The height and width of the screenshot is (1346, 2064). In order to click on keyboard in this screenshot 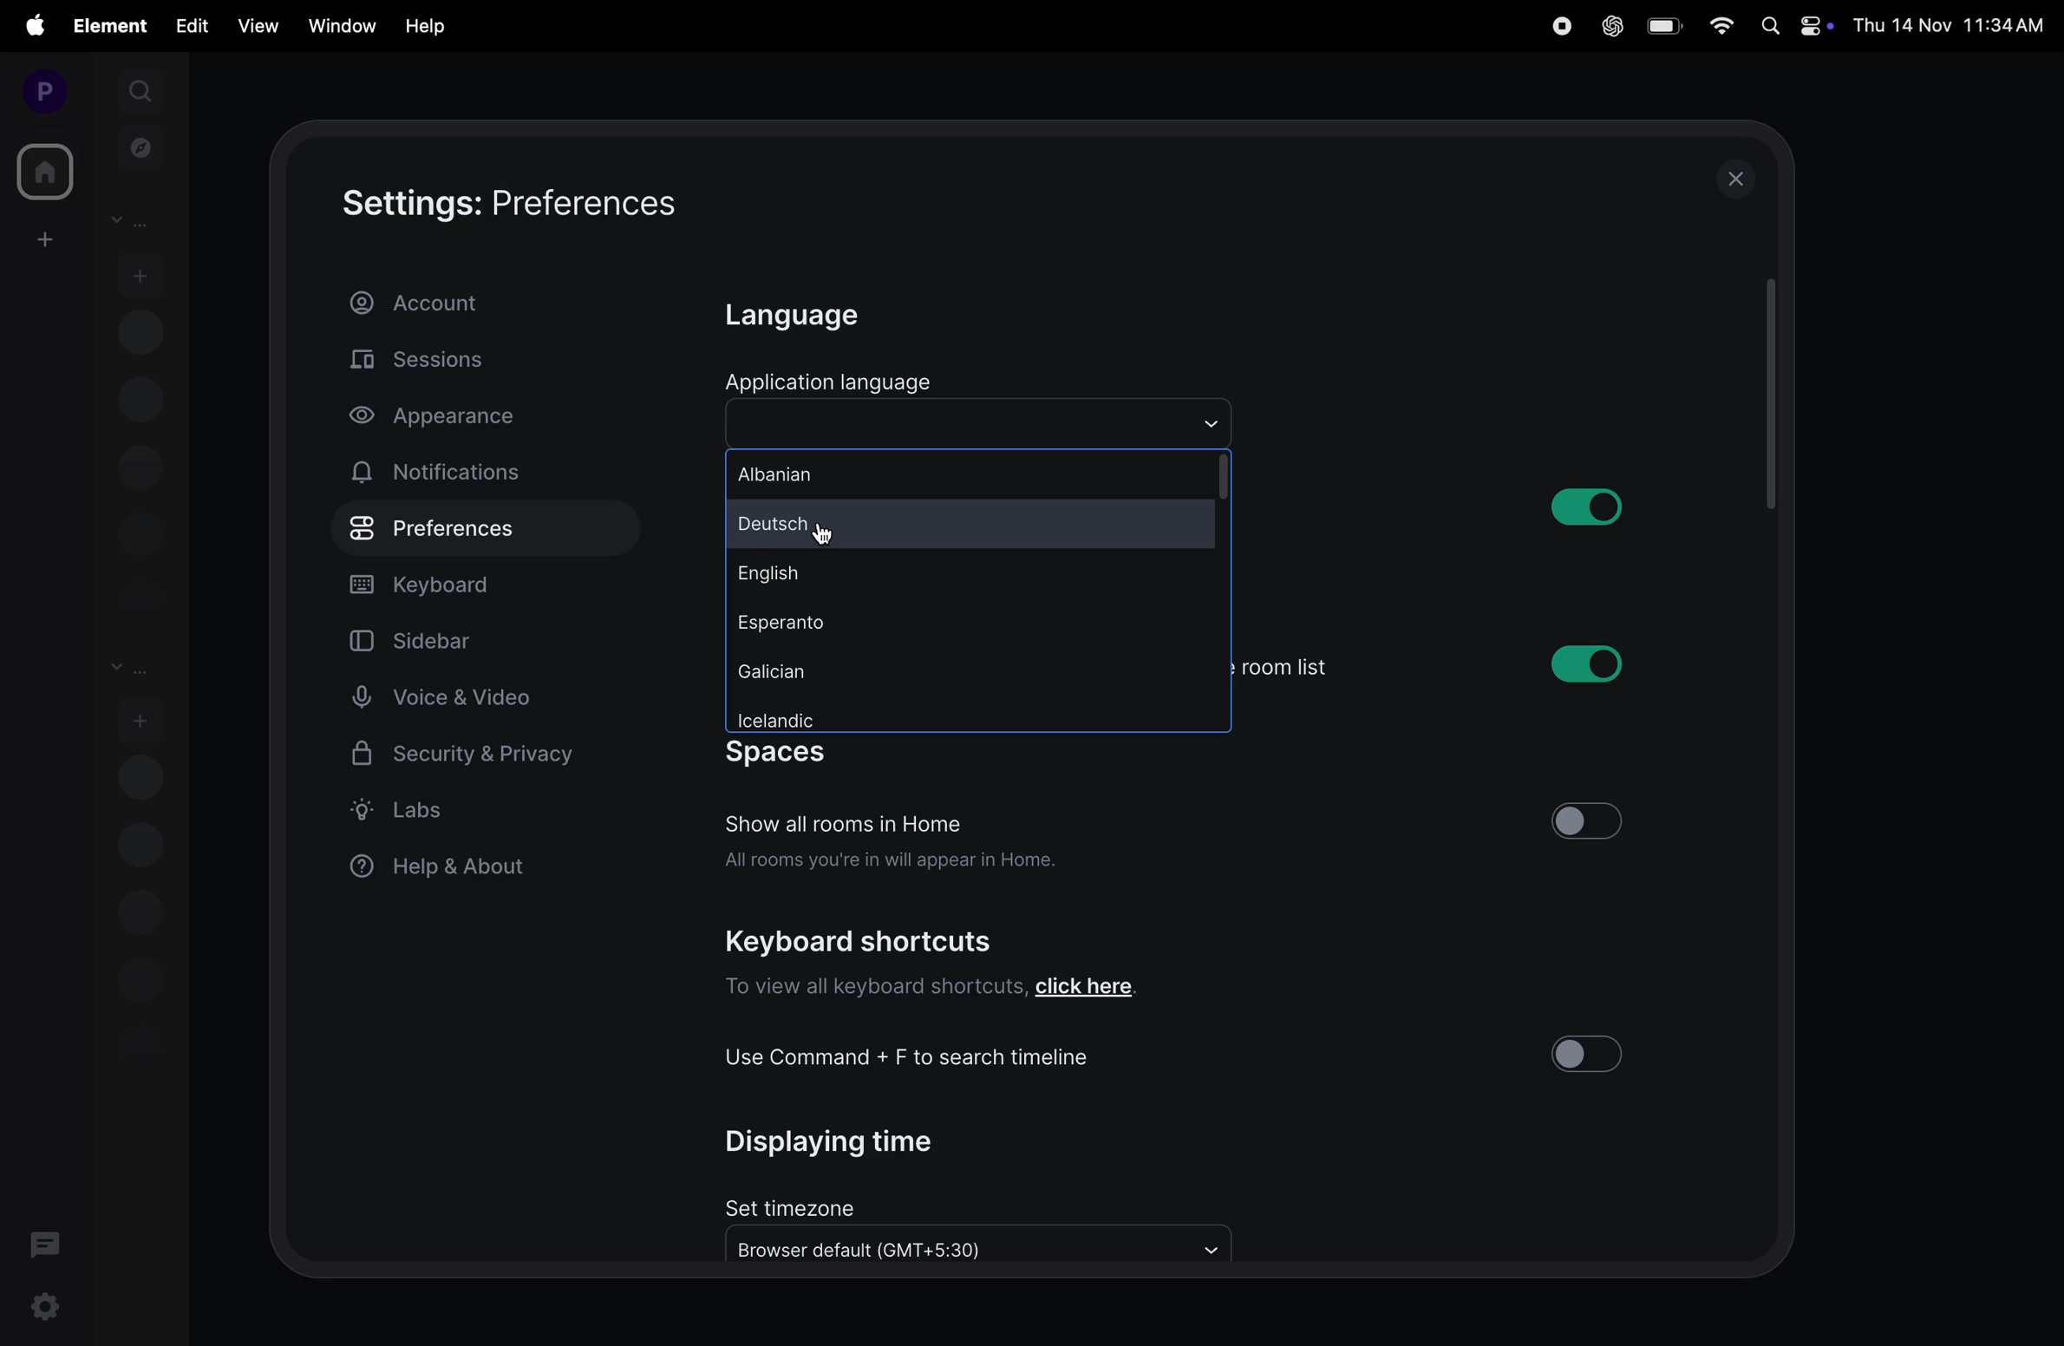, I will do `click(462, 588)`.